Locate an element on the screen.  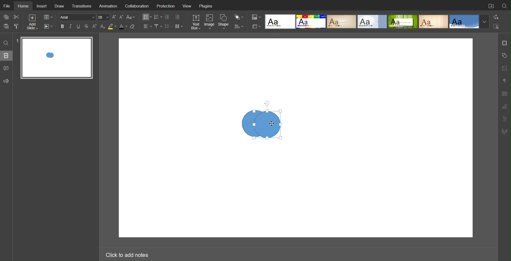
Slide Settings is located at coordinates (255, 26).